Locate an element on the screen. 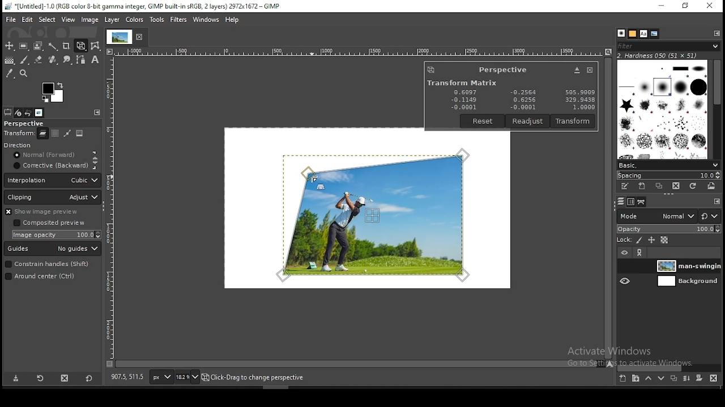 The height and width of the screenshot is (407, 725). brushes filter is located at coordinates (668, 46).